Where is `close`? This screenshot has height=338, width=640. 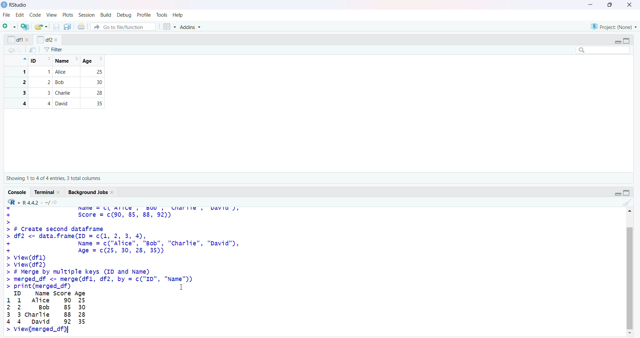 close is located at coordinates (630, 5).